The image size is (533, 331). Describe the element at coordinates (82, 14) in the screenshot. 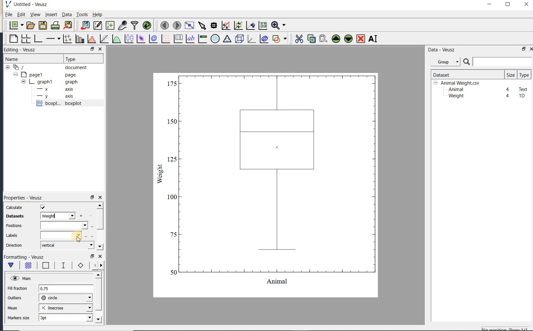

I see `Tools` at that location.